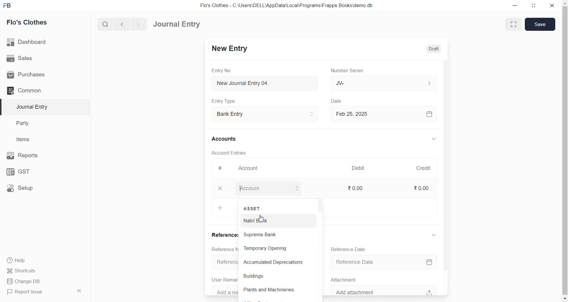 The height and width of the screenshot is (302, 568). Describe the element at coordinates (179, 24) in the screenshot. I see `Journal Entry` at that location.